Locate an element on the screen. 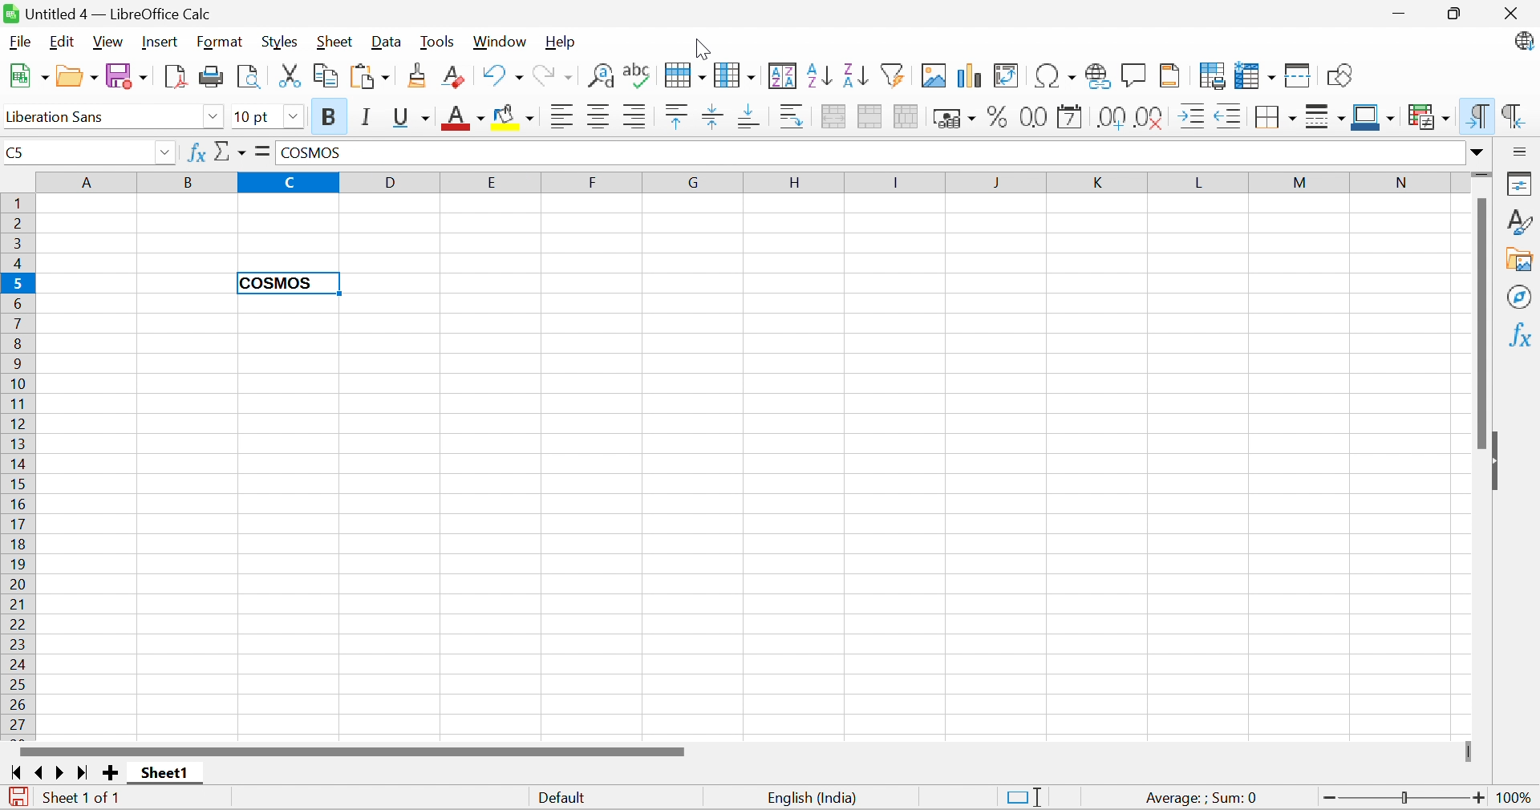 This screenshot has height=810, width=1540. Edit is located at coordinates (62, 42).